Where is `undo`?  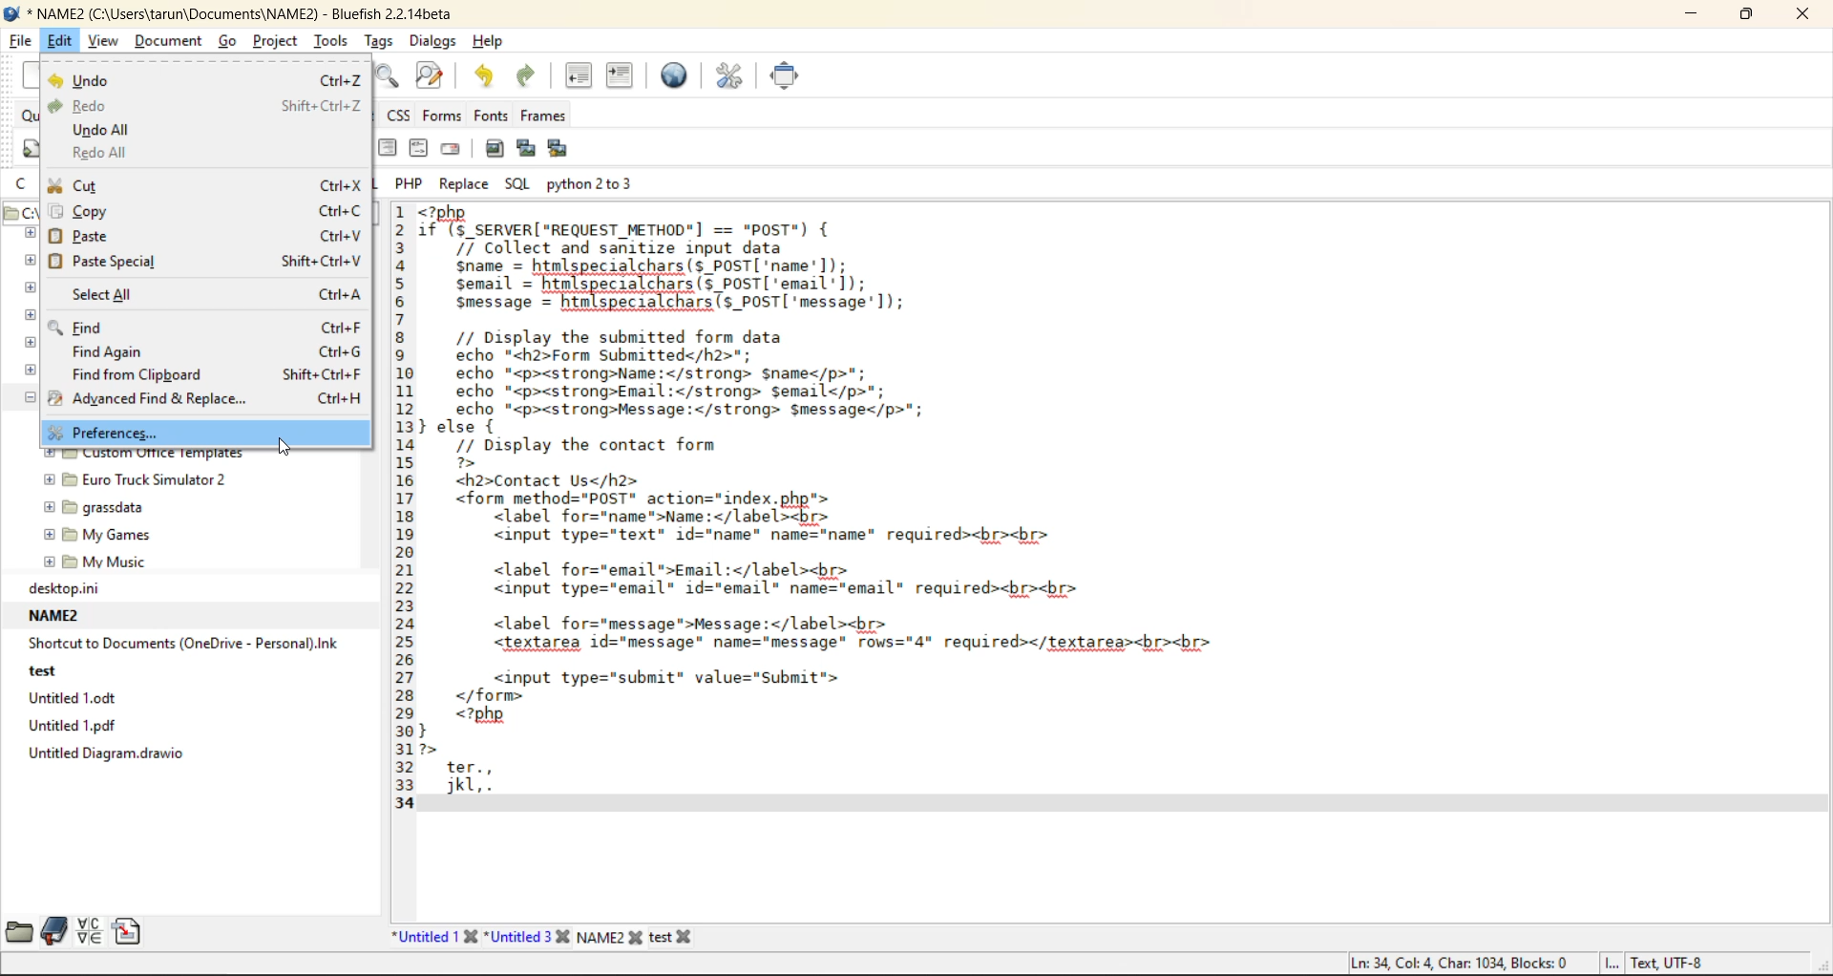 undo is located at coordinates (199, 78).